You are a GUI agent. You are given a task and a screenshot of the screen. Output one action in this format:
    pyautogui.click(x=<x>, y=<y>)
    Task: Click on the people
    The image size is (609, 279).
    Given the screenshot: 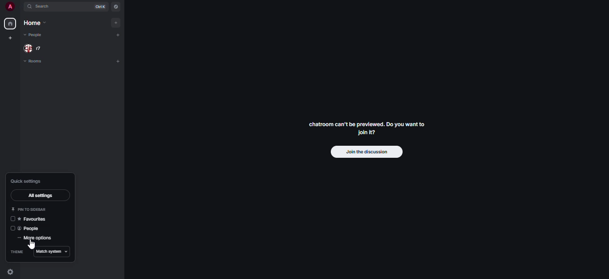 What is the action you would take?
    pyautogui.click(x=29, y=228)
    